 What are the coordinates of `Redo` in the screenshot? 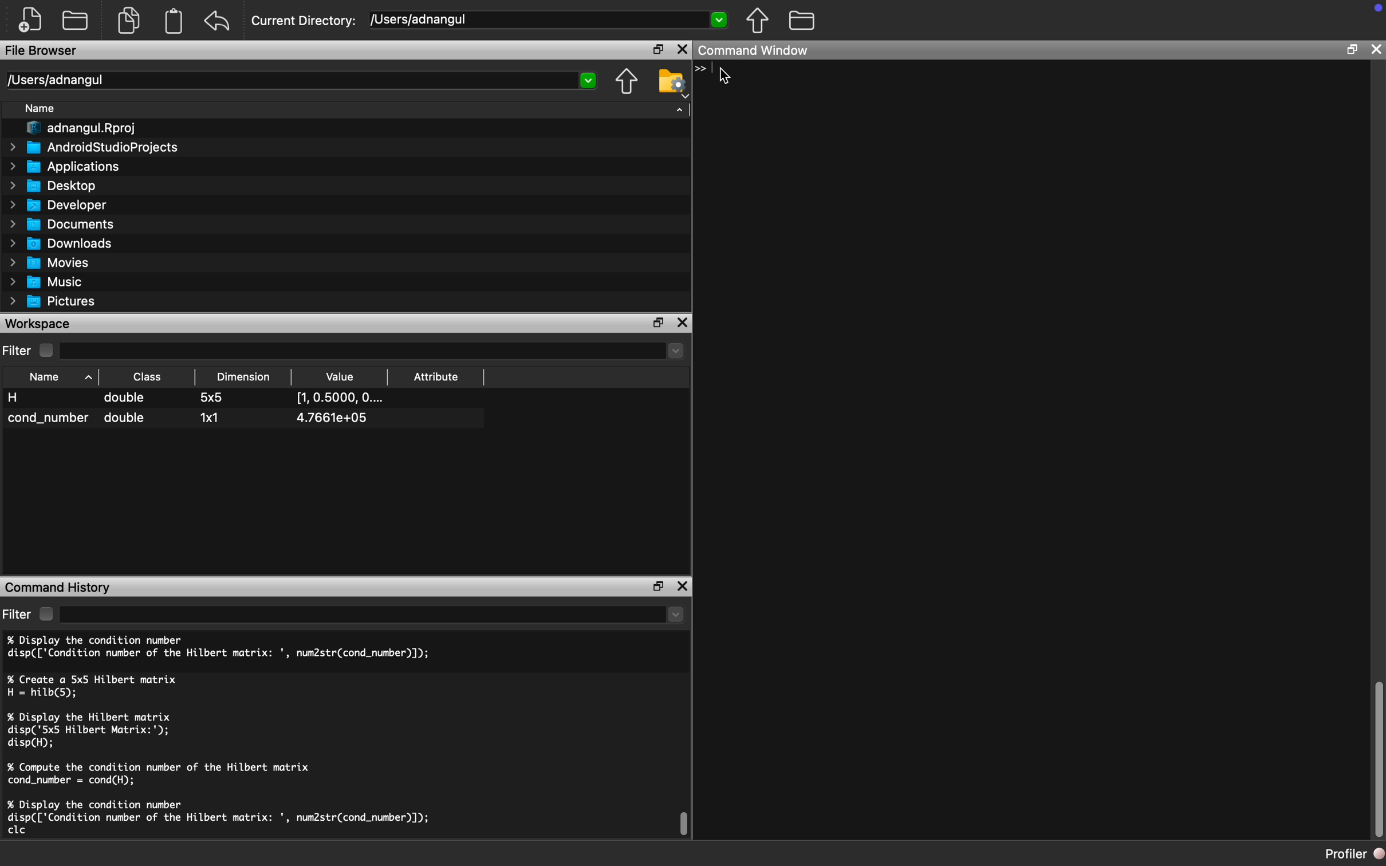 It's located at (218, 21).